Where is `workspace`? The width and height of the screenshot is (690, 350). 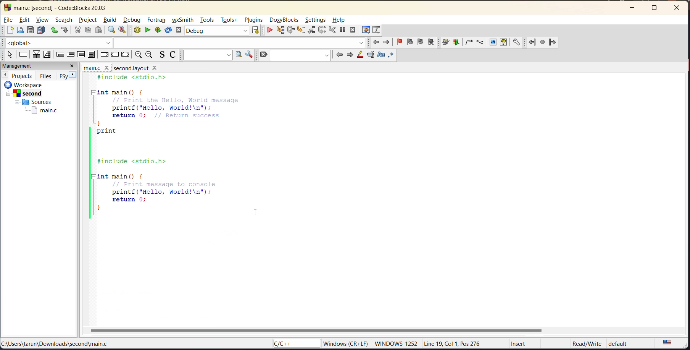
workspace is located at coordinates (24, 86).